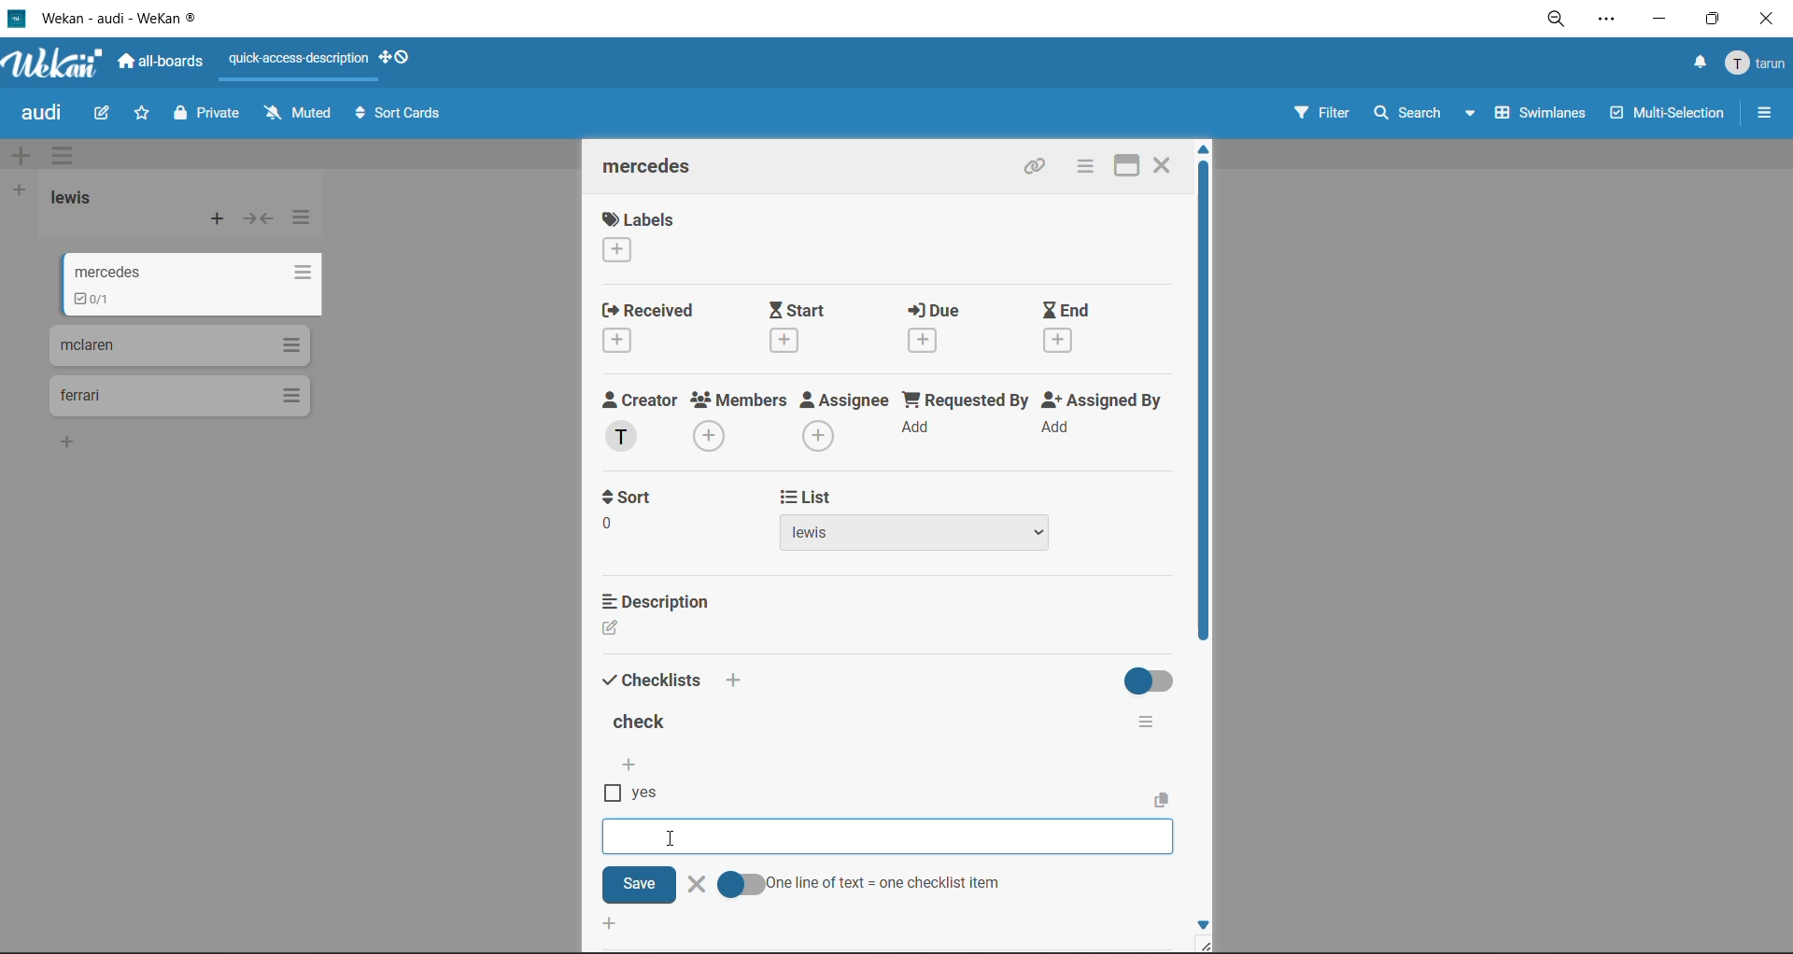 This screenshot has width=1793, height=954. What do you see at coordinates (734, 680) in the screenshot?
I see `add` at bounding box center [734, 680].